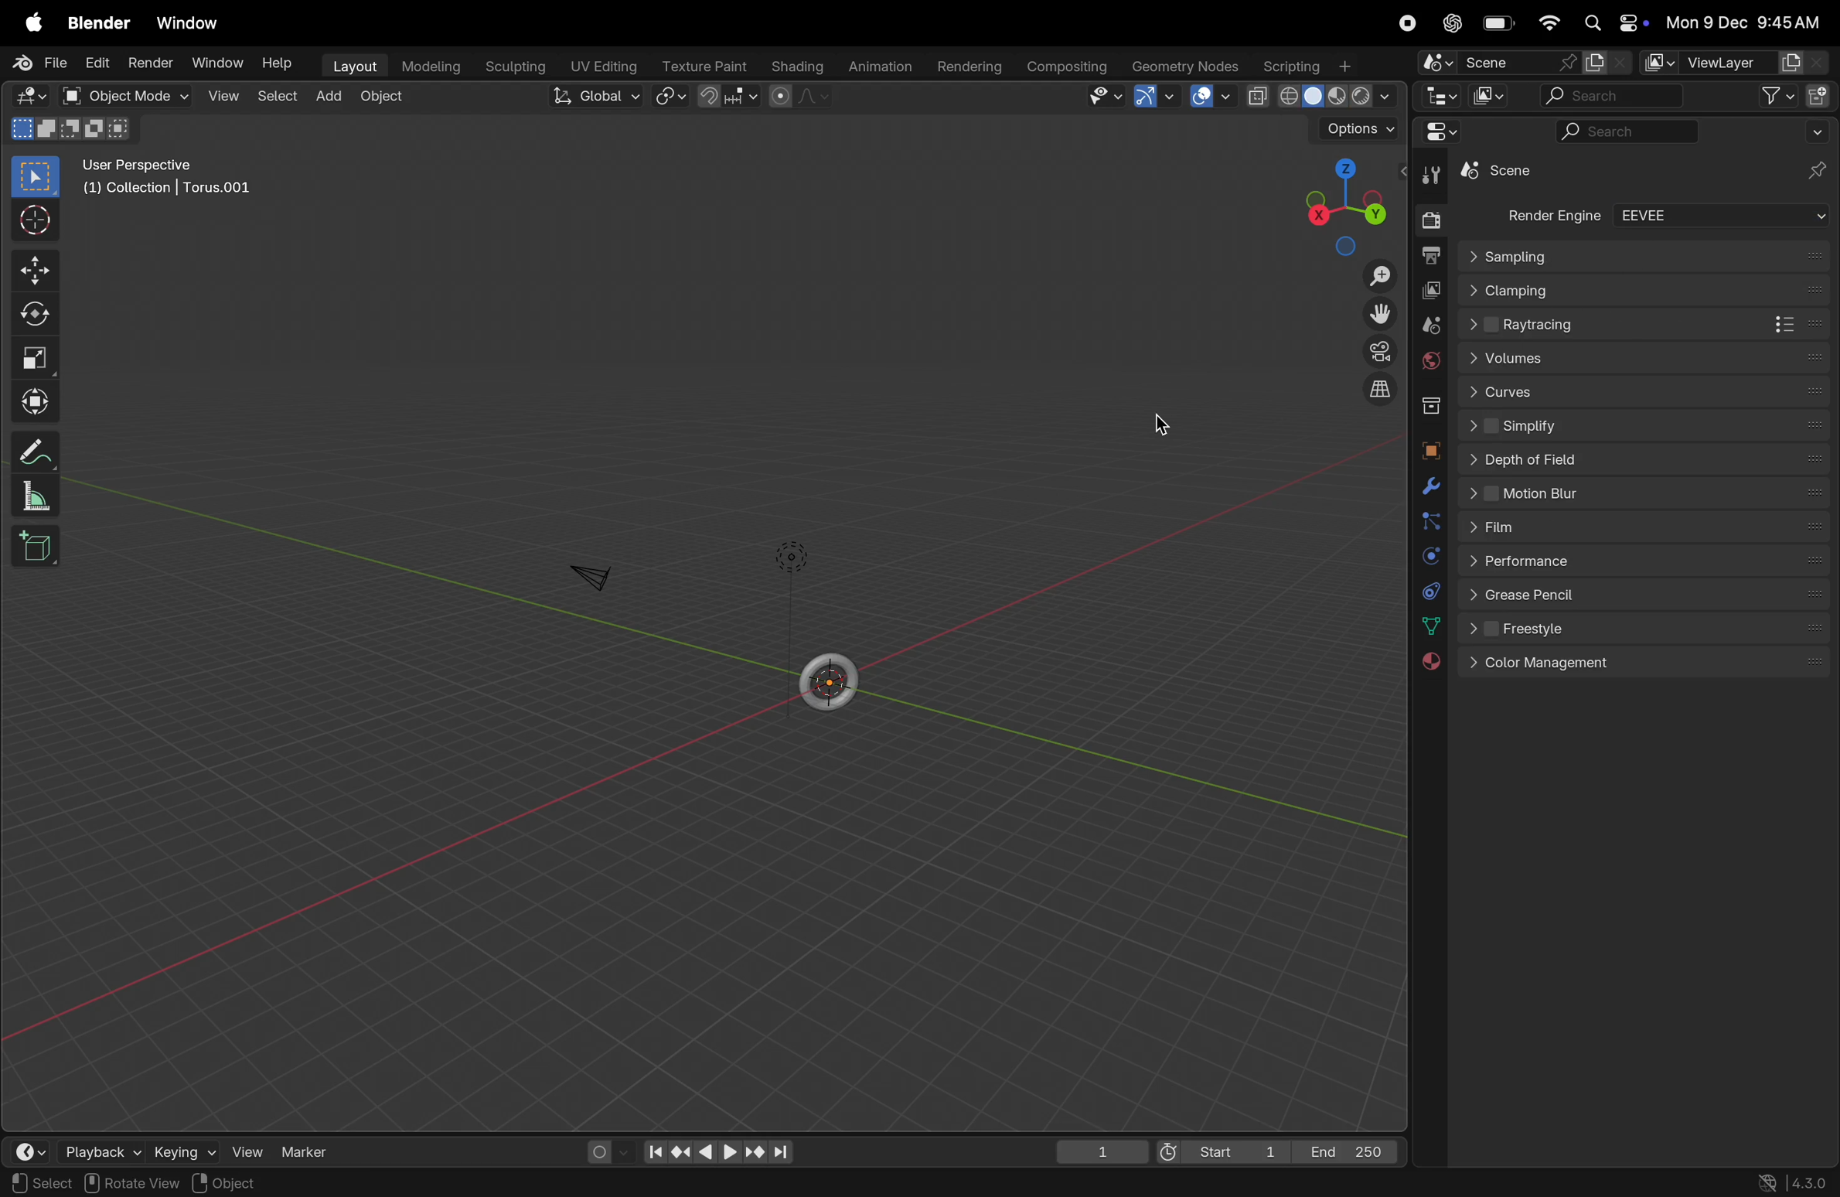 Image resolution: width=1840 pixels, height=1197 pixels. What do you see at coordinates (1492, 62) in the screenshot?
I see `scene` at bounding box center [1492, 62].